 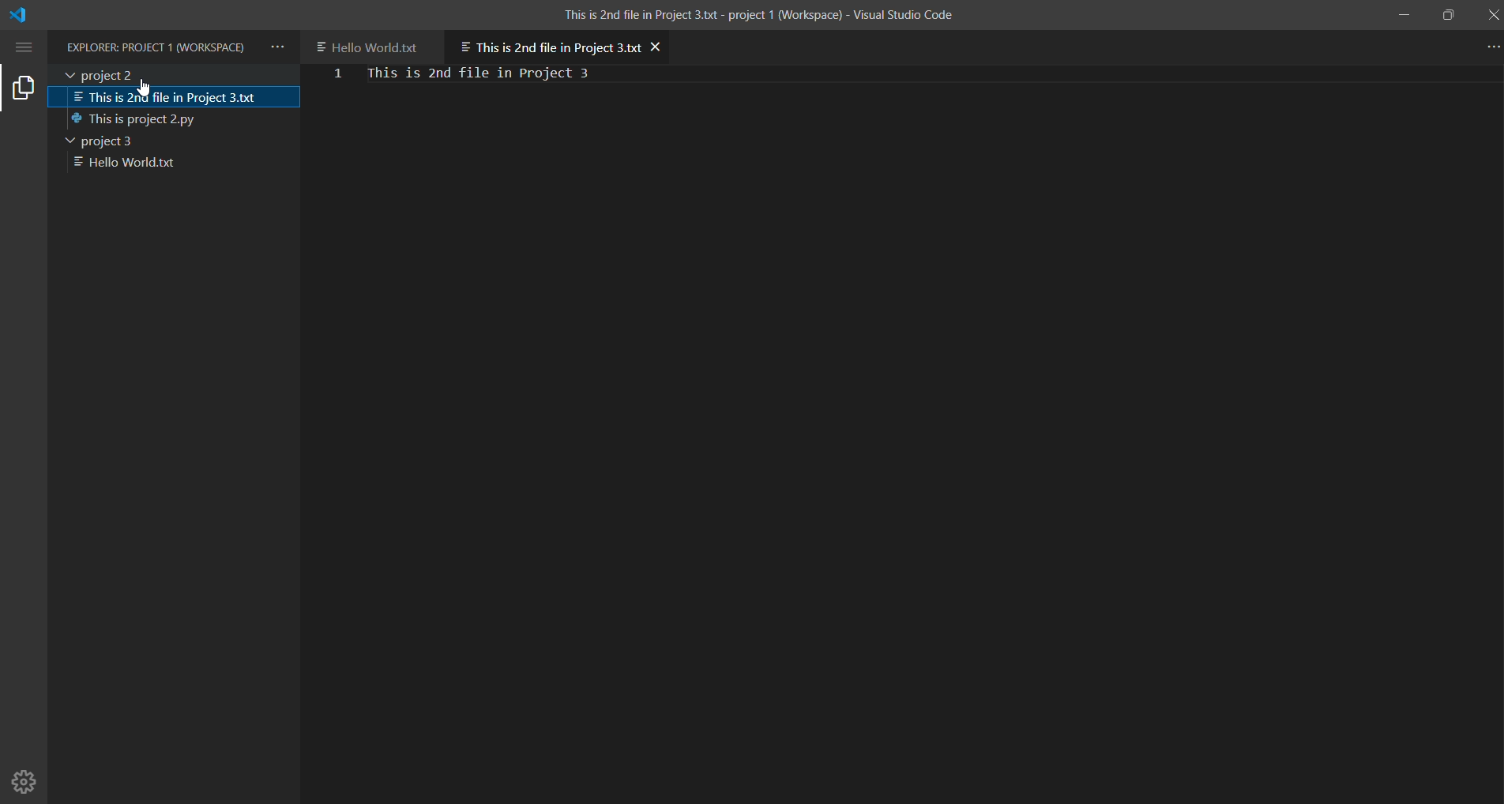 I want to click on title, so click(x=758, y=13).